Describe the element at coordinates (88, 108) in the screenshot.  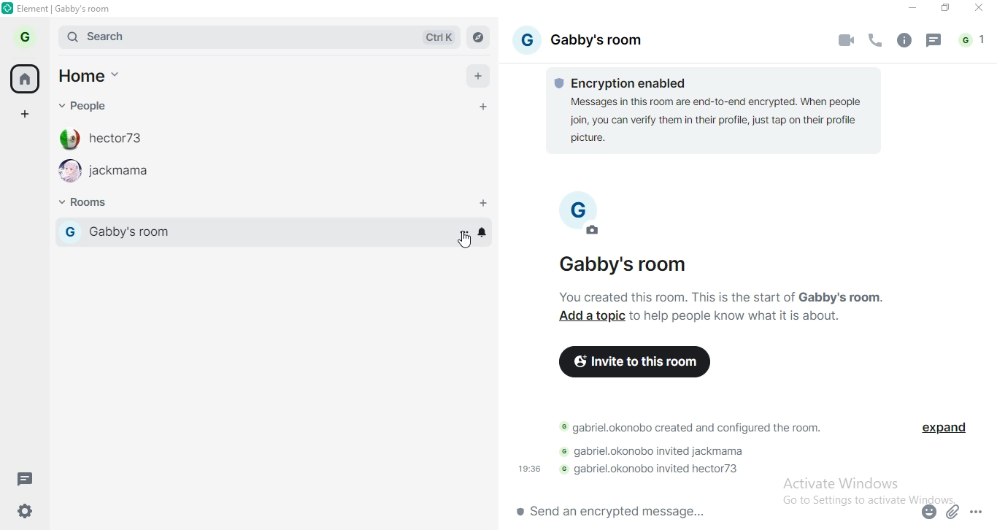
I see `people` at that location.